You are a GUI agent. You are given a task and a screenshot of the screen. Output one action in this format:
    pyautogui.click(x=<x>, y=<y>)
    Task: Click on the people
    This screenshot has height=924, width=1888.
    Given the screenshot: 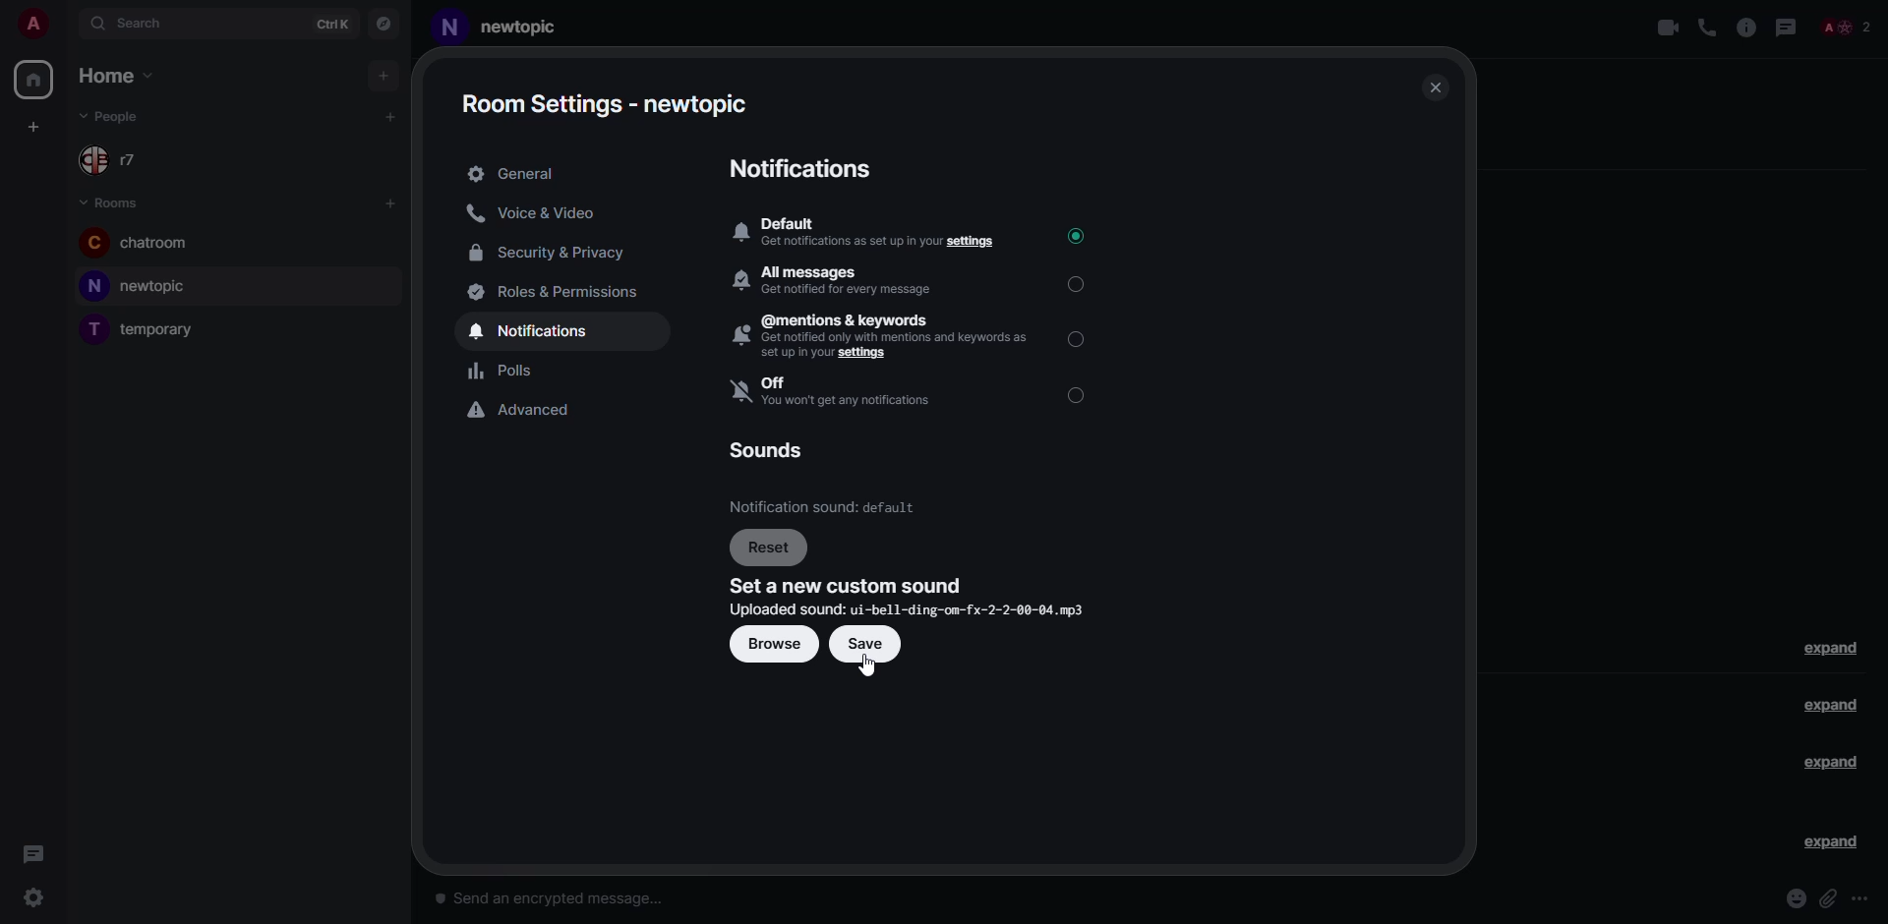 What is the action you would take?
    pyautogui.click(x=1845, y=28)
    